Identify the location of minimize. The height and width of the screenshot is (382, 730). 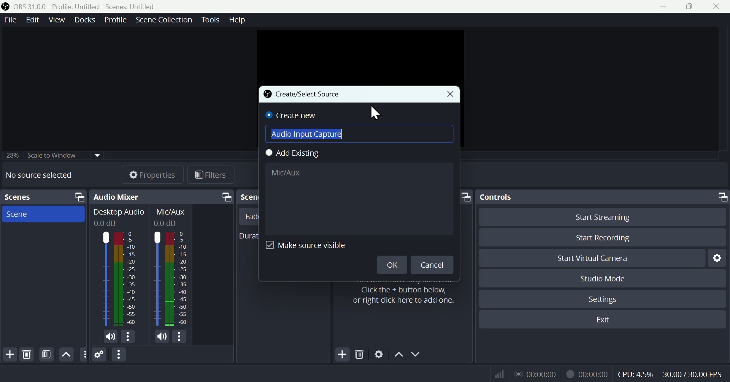
(666, 6).